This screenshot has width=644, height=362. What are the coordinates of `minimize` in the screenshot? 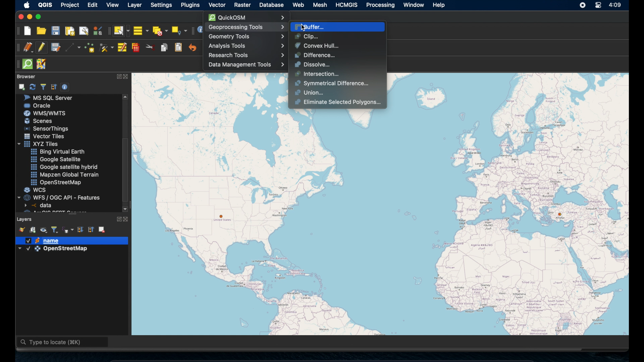 It's located at (29, 17).